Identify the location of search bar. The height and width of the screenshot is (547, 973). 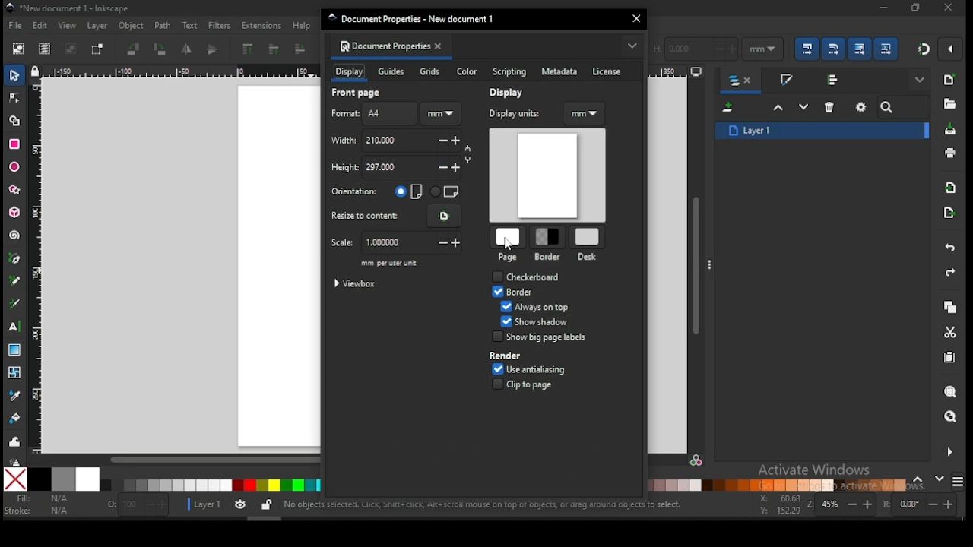
(904, 107).